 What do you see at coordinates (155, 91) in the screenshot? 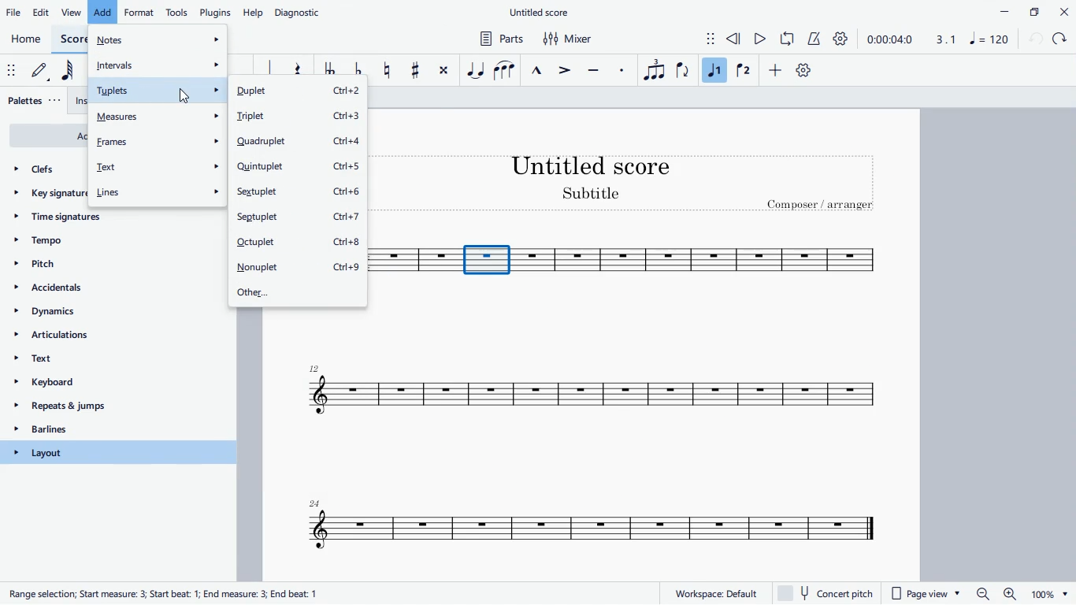
I see `tuplets` at bounding box center [155, 91].